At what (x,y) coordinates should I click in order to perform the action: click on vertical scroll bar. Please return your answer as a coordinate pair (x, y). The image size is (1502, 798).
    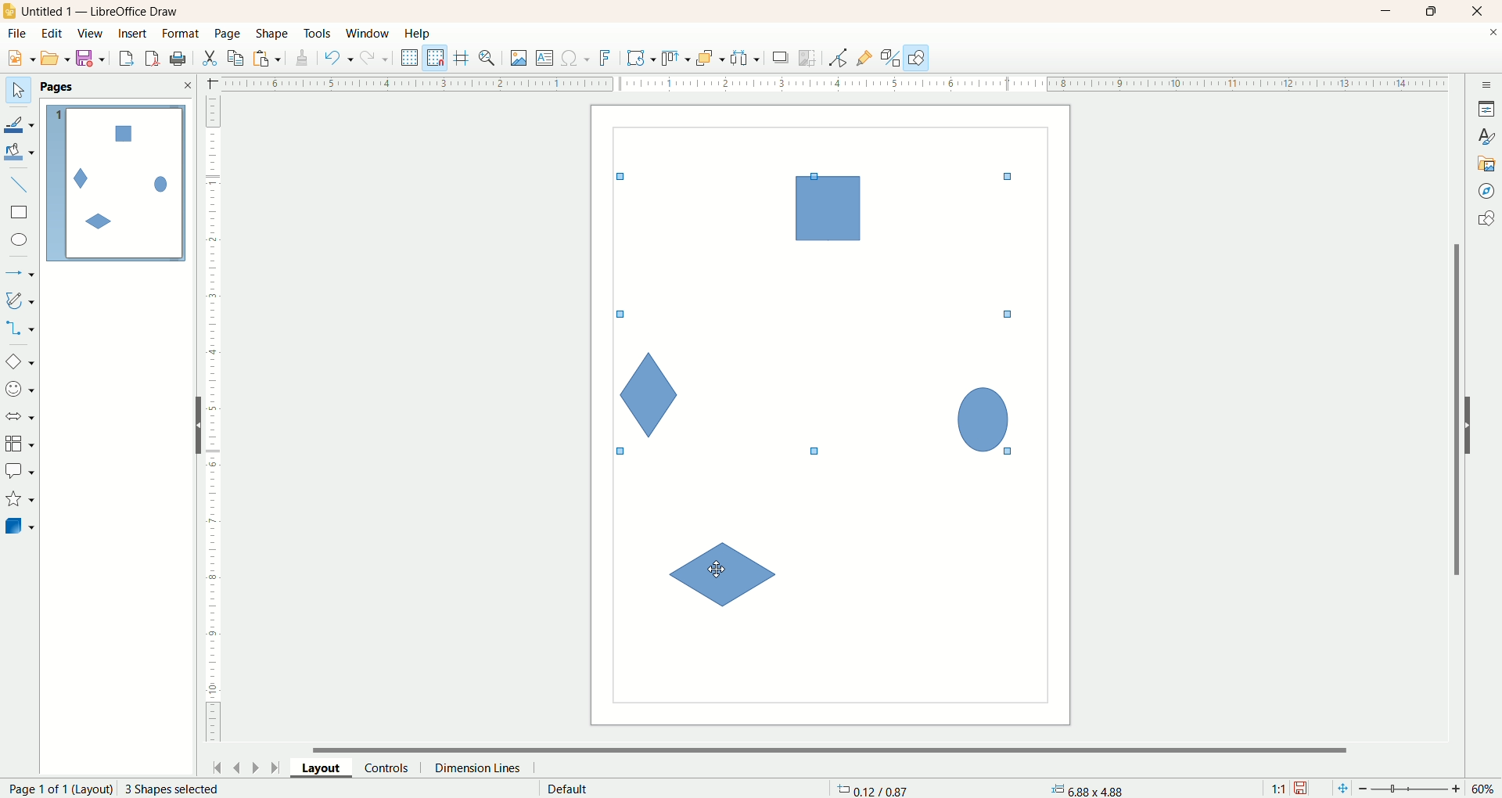
    Looking at the image, I should click on (1453, 409).